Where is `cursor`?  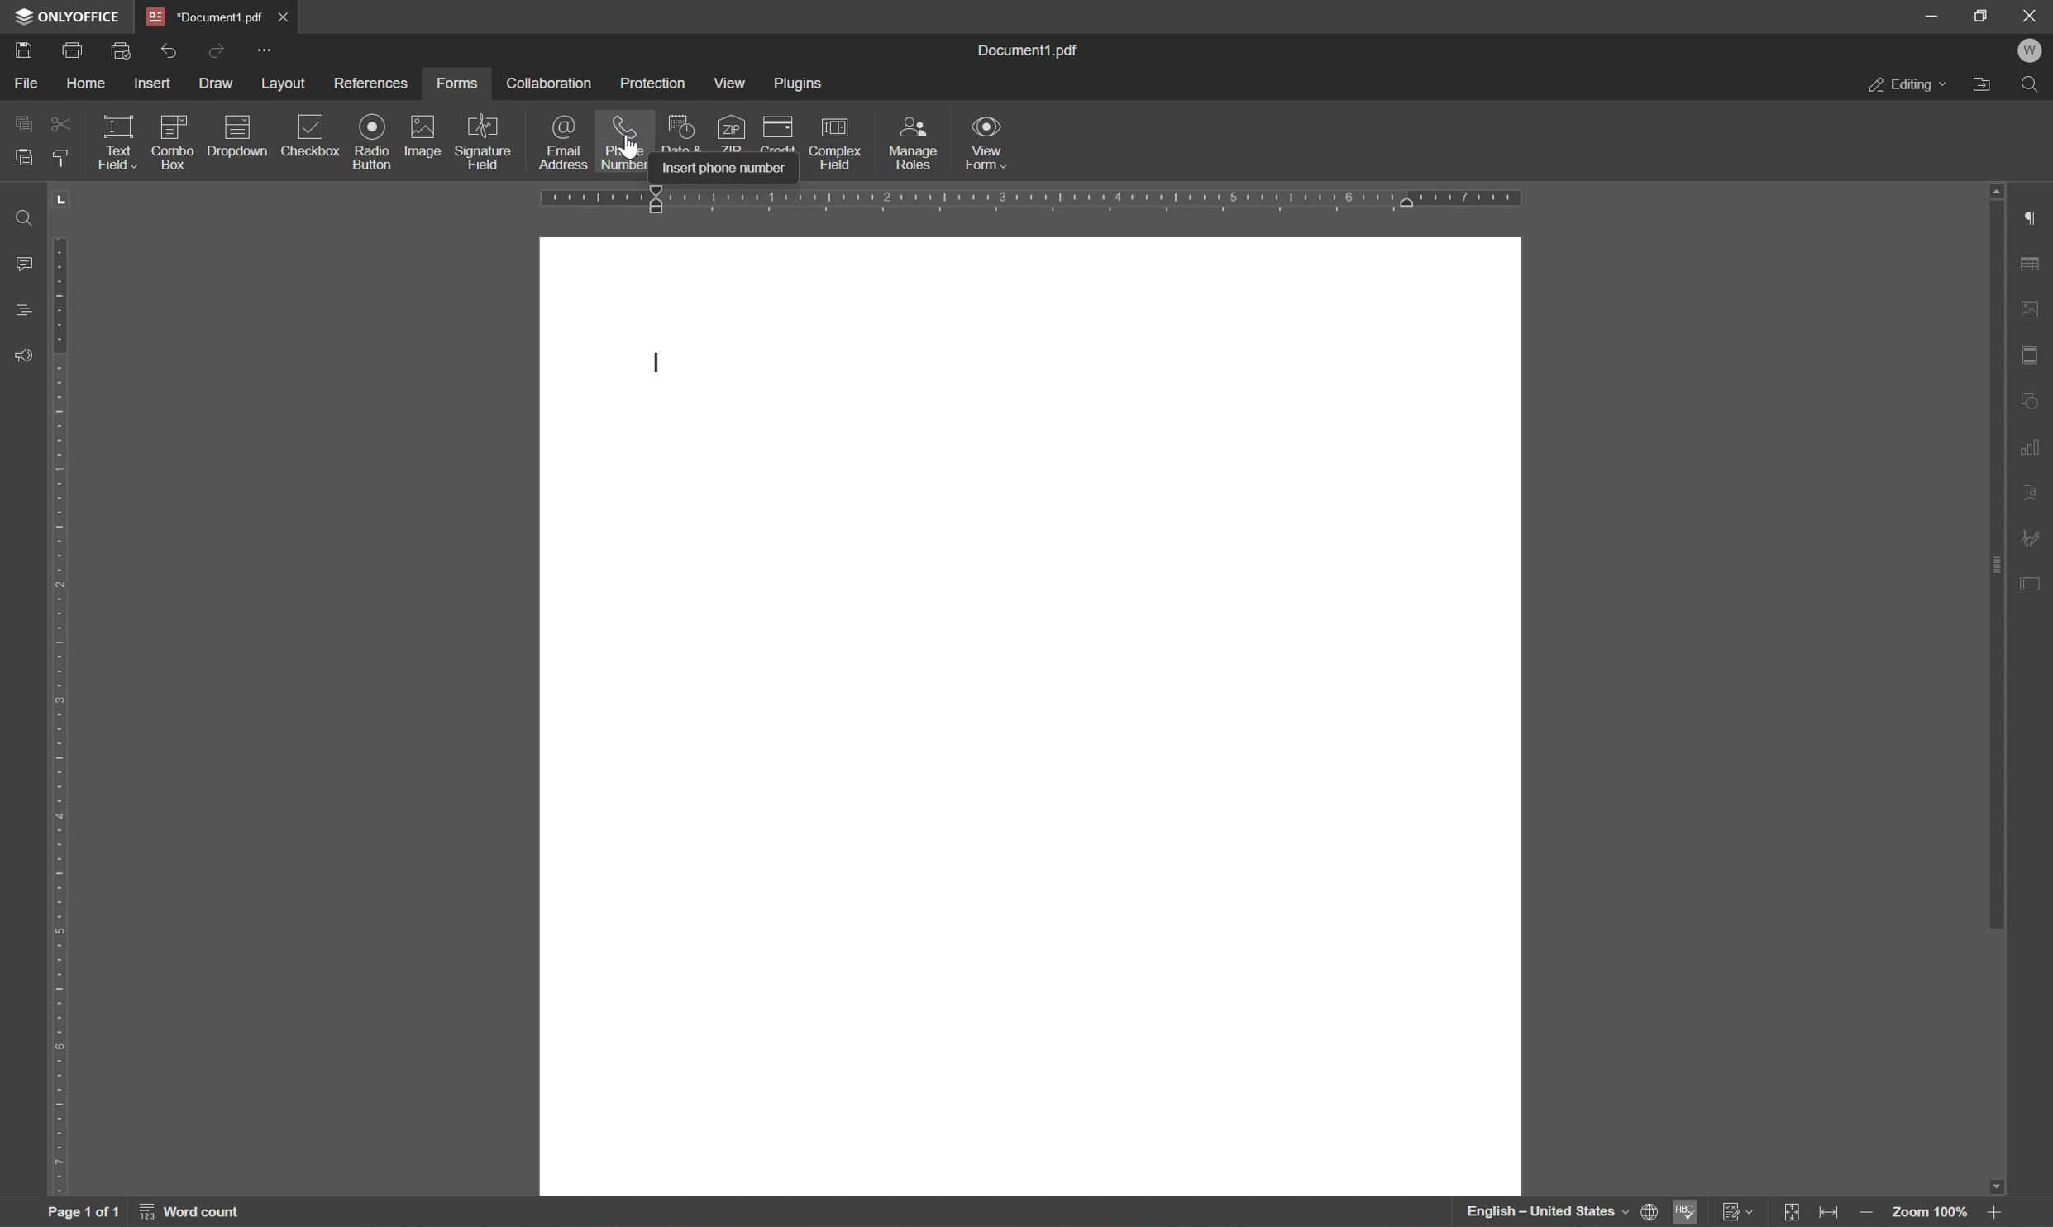 cursor is located at coordinates (633, 148).